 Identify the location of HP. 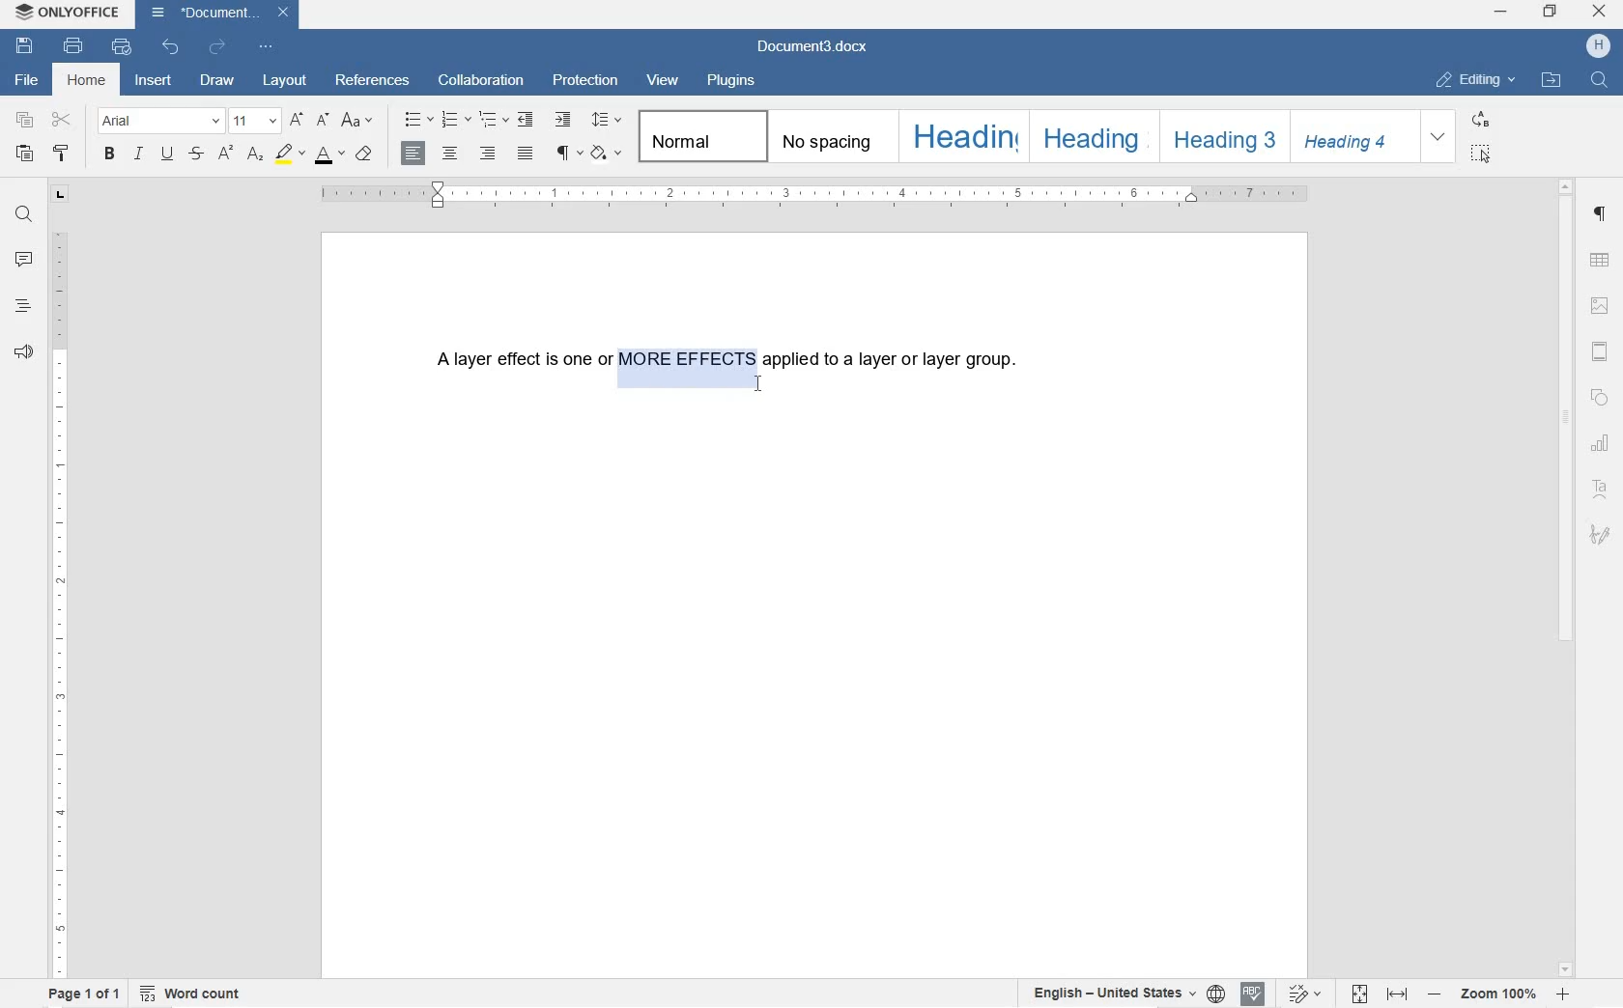
(1601, 46).